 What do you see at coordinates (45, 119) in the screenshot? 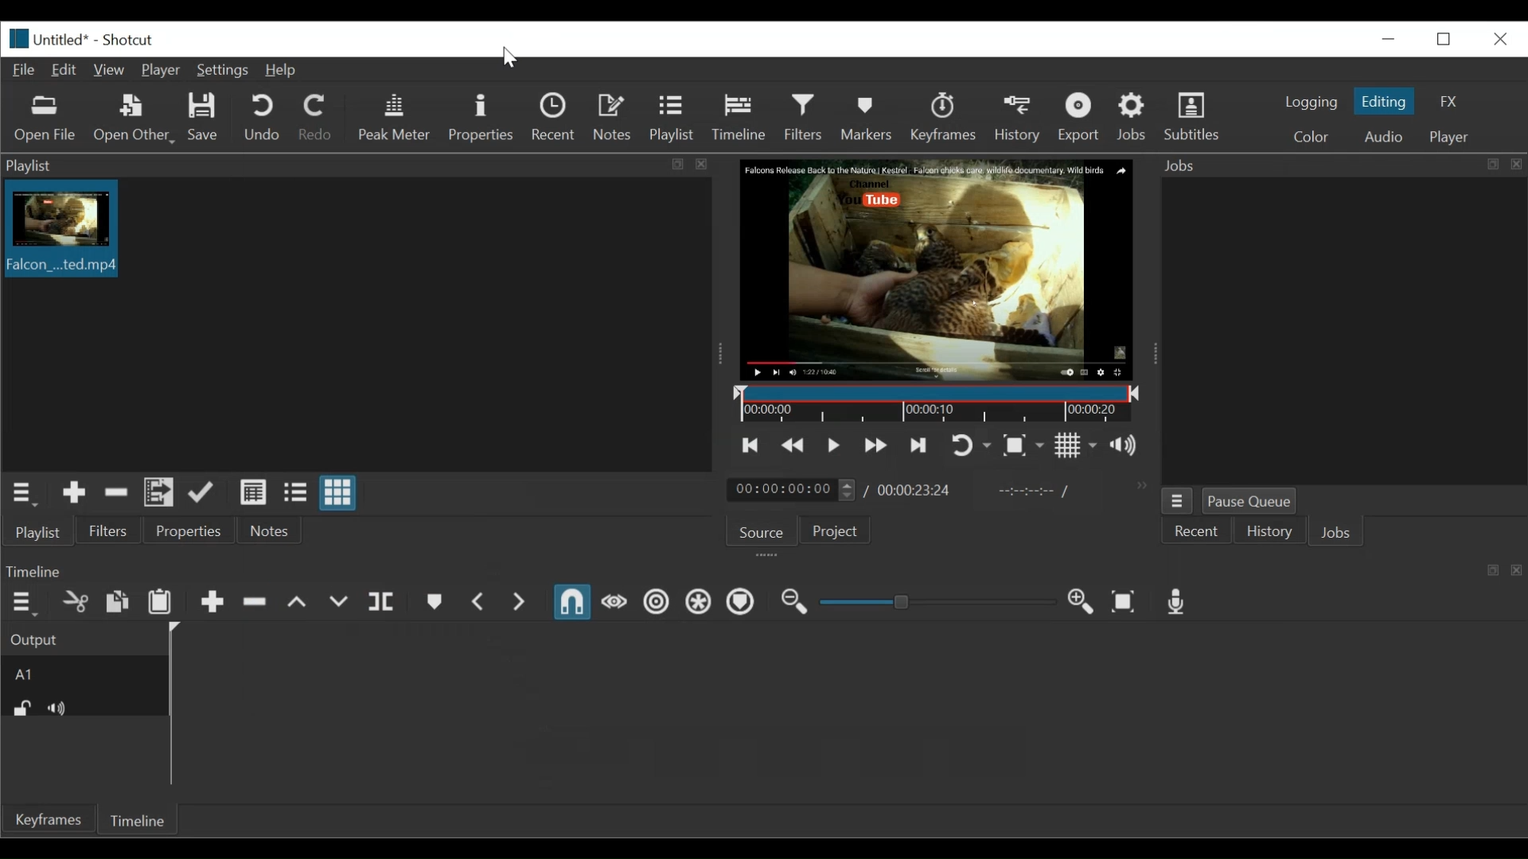
I see `Open file` at bounding box center [45, 119].